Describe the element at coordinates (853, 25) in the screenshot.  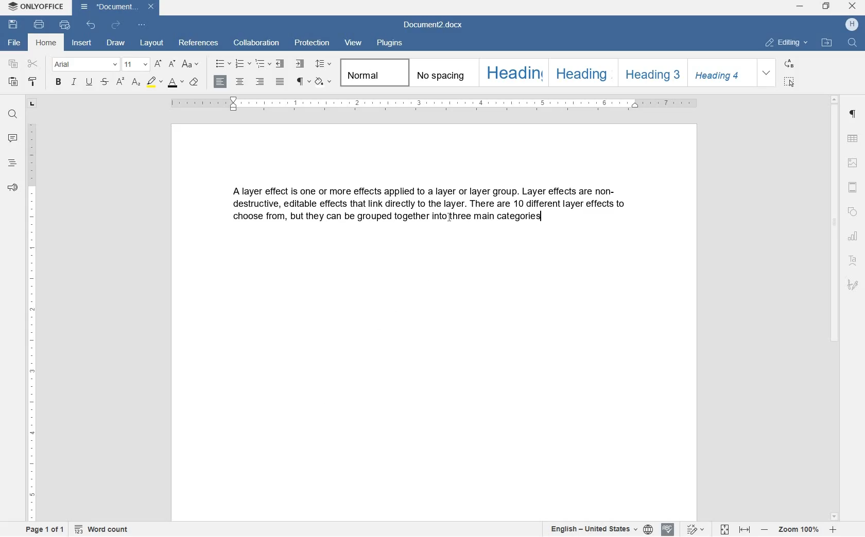
I see `hp` at that location.